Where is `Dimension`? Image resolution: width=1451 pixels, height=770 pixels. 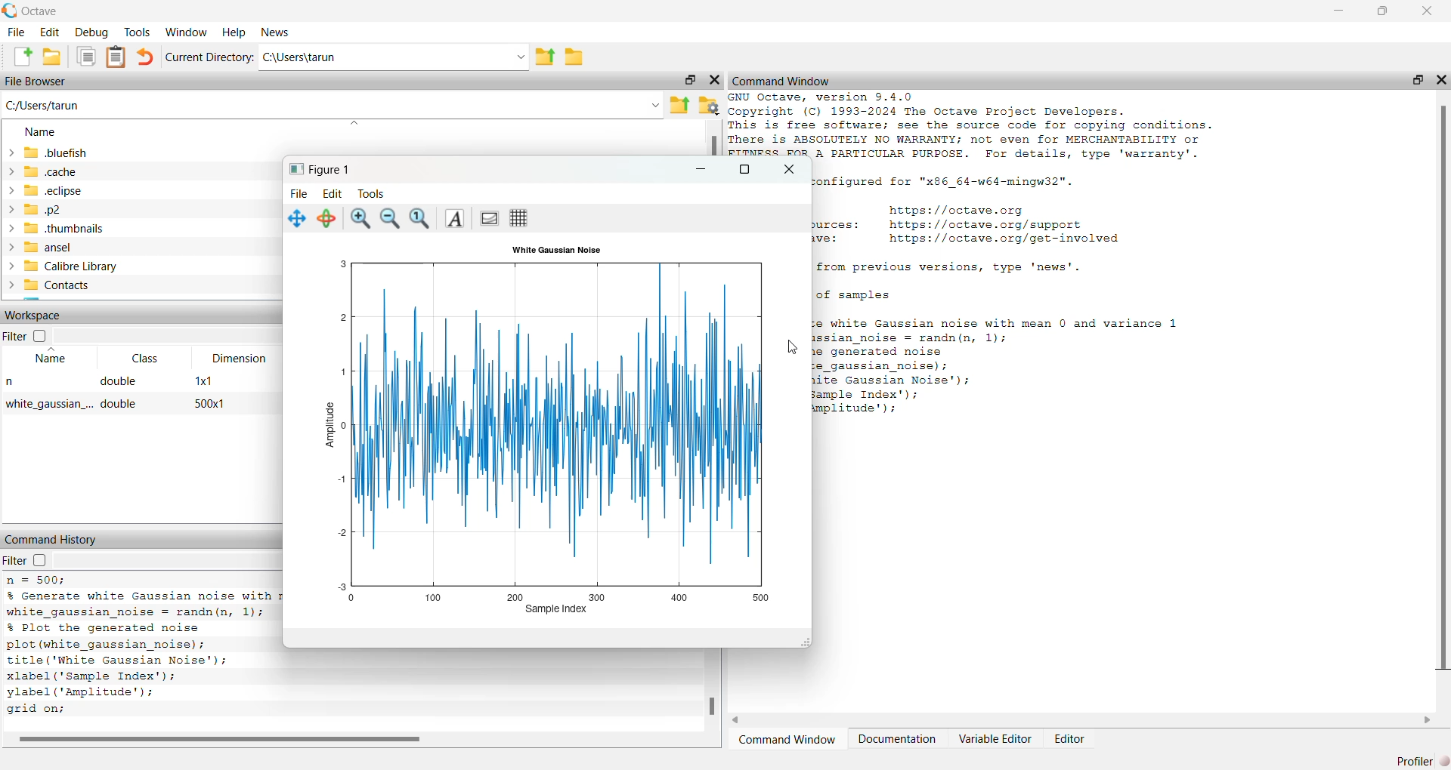 Dimension is located at coordinates (243, 359).